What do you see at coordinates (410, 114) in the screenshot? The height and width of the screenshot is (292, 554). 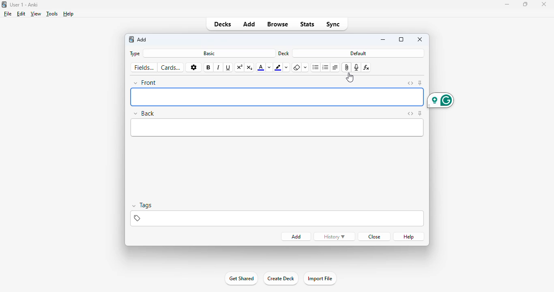 I see `toggle HTML editor` at bounding box center [410, 114].